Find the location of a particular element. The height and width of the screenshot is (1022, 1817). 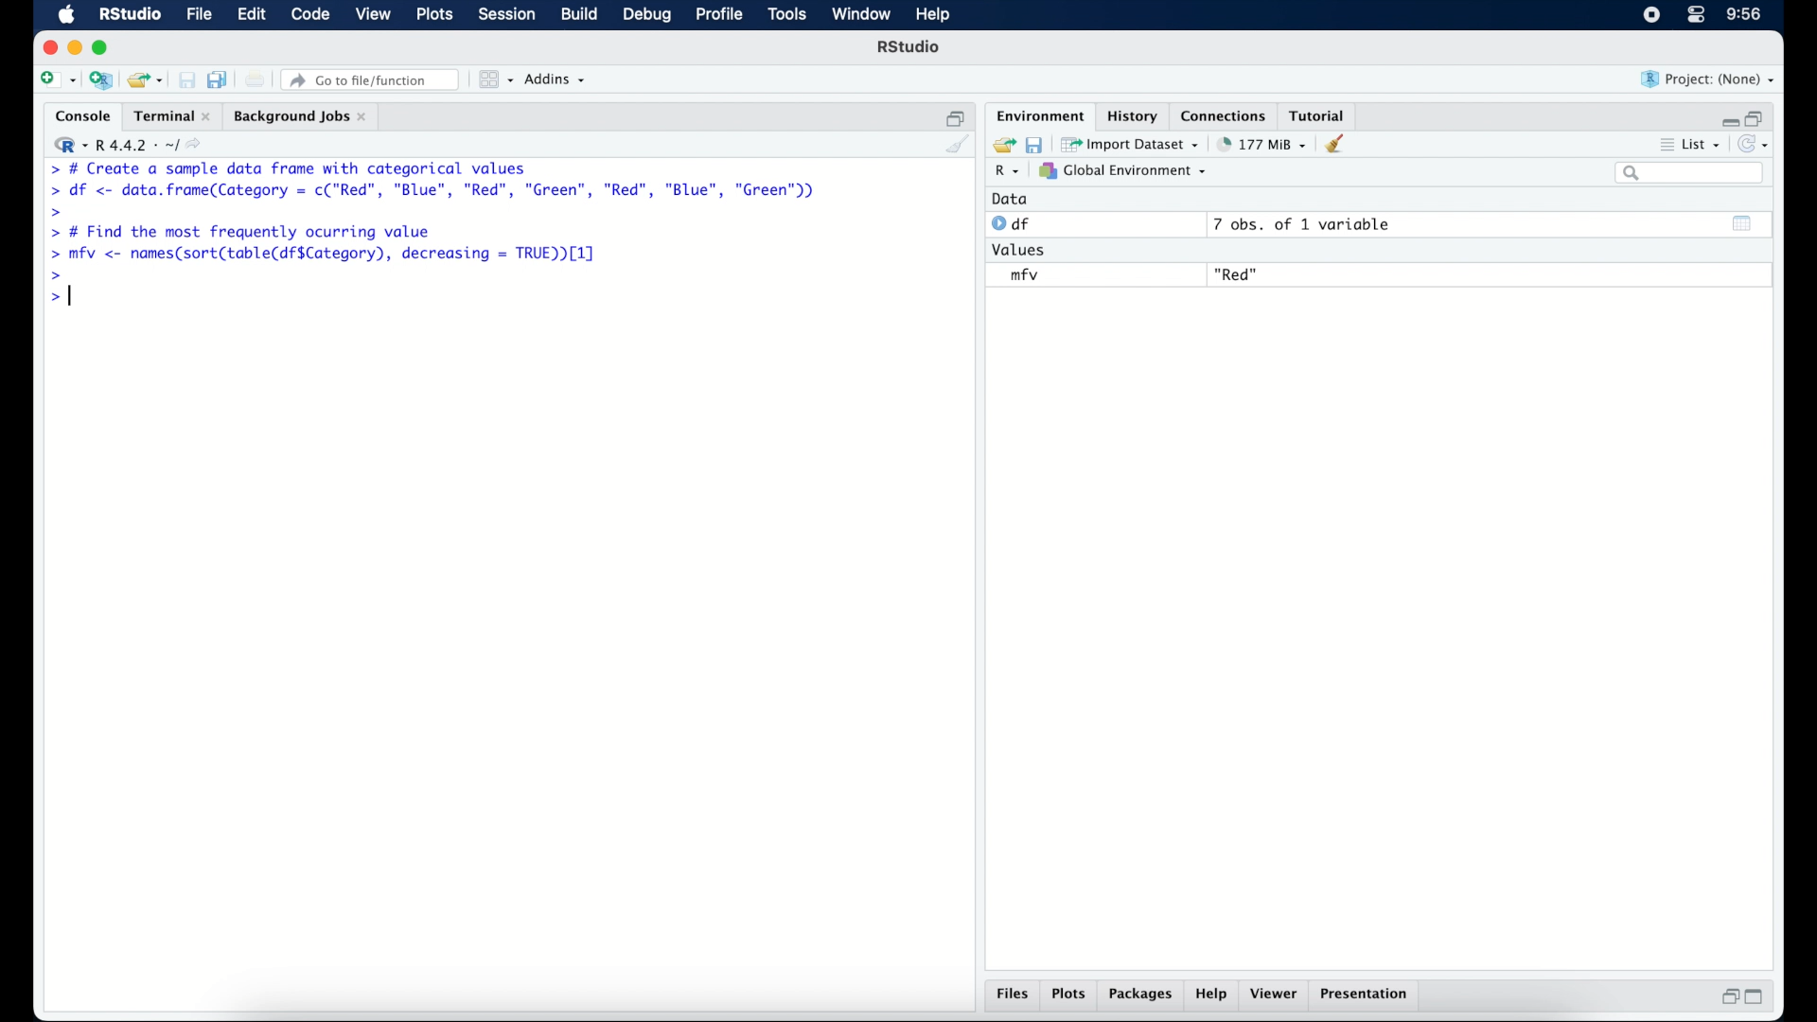

R studio is located at coordinates (130, 15).